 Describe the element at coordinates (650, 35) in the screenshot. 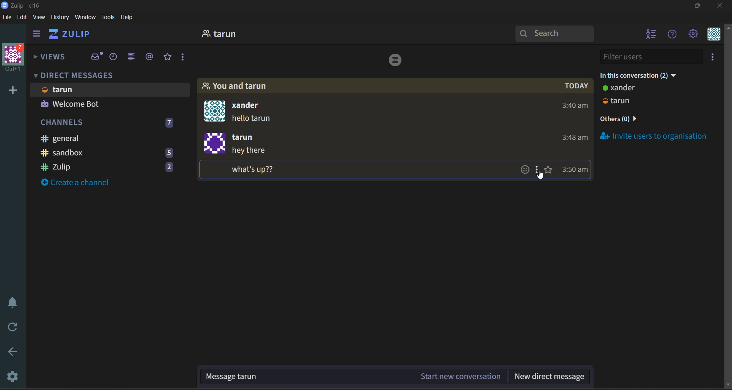

I see `hide user list` at that location.